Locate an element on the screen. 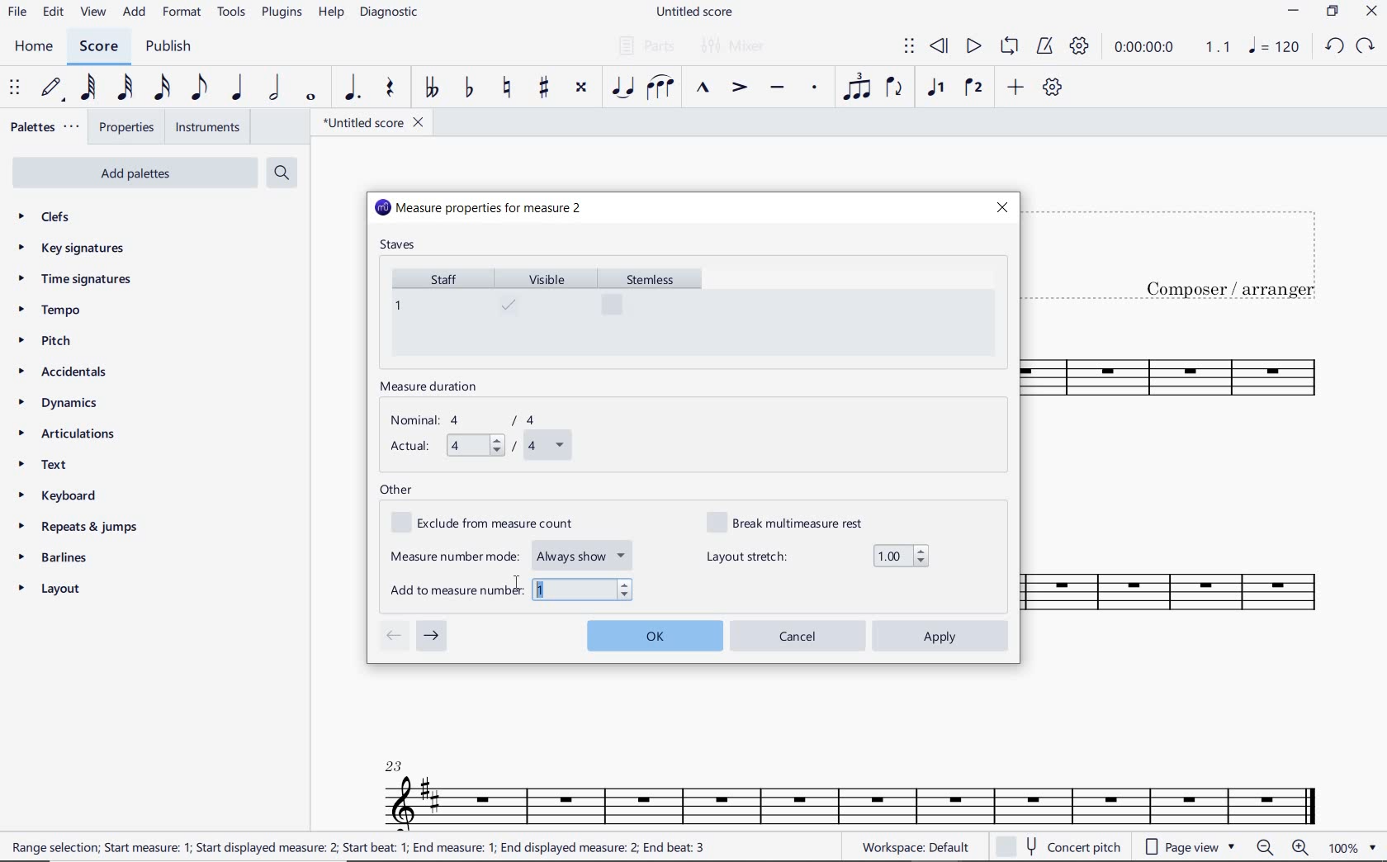 This screenshot has height=862, width=1387. ADD is located at coordinates (1013, 88).